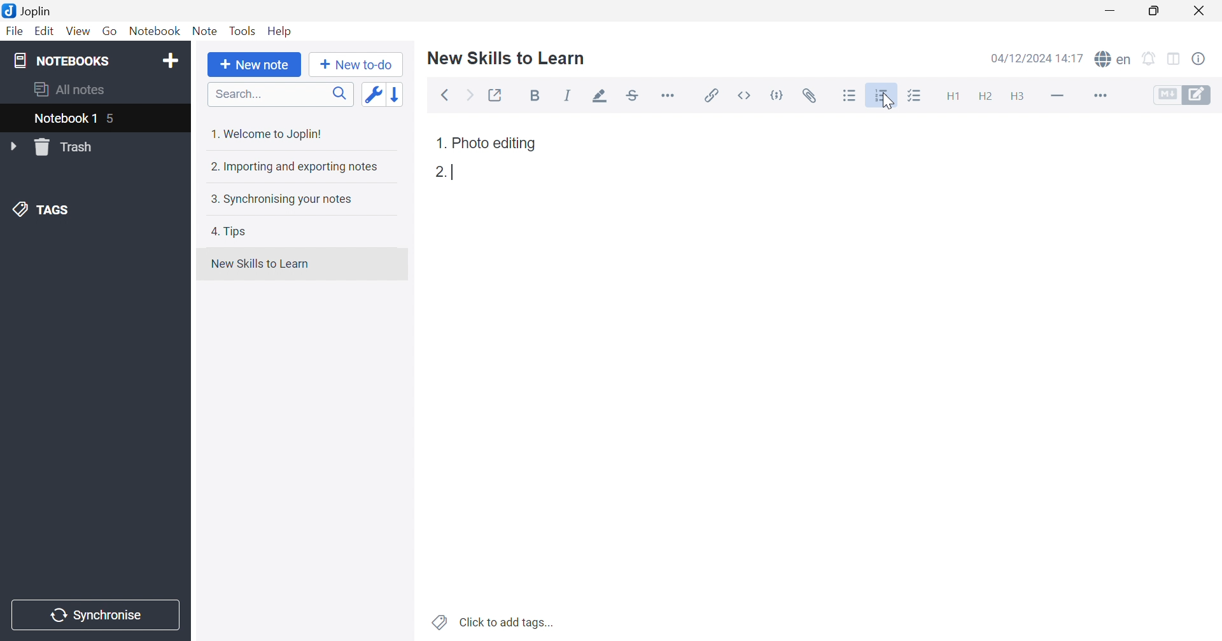 This screenshot has width=1222, height=641. What do you see at coordinates (1058, 94) in the screenshot?
I see `Horizontal line` at bounding box center [1058, 94].